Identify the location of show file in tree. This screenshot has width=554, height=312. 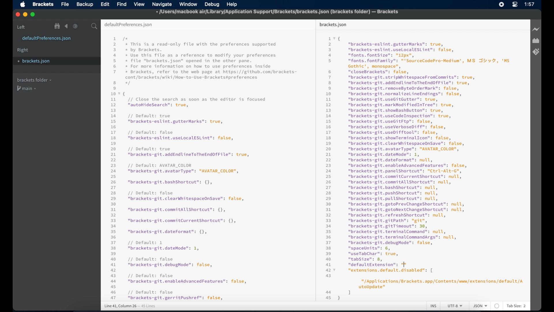
(57, 26).